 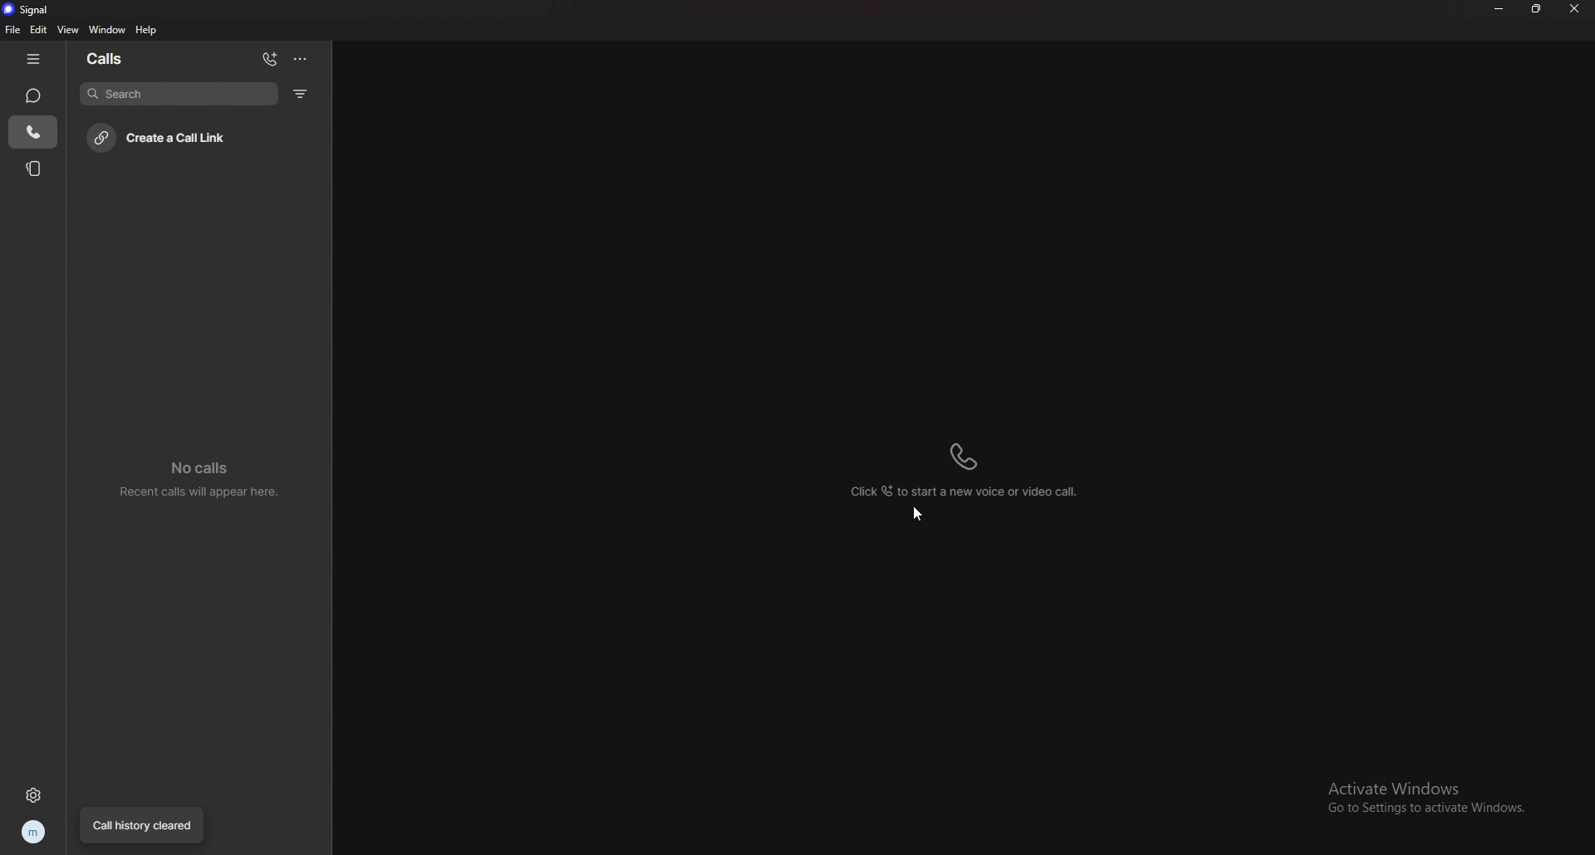 What do you see at coordinates (199, 480) in the screenshot?
I see `no calls recent calls will appear here` at bounding box center [199, 480].